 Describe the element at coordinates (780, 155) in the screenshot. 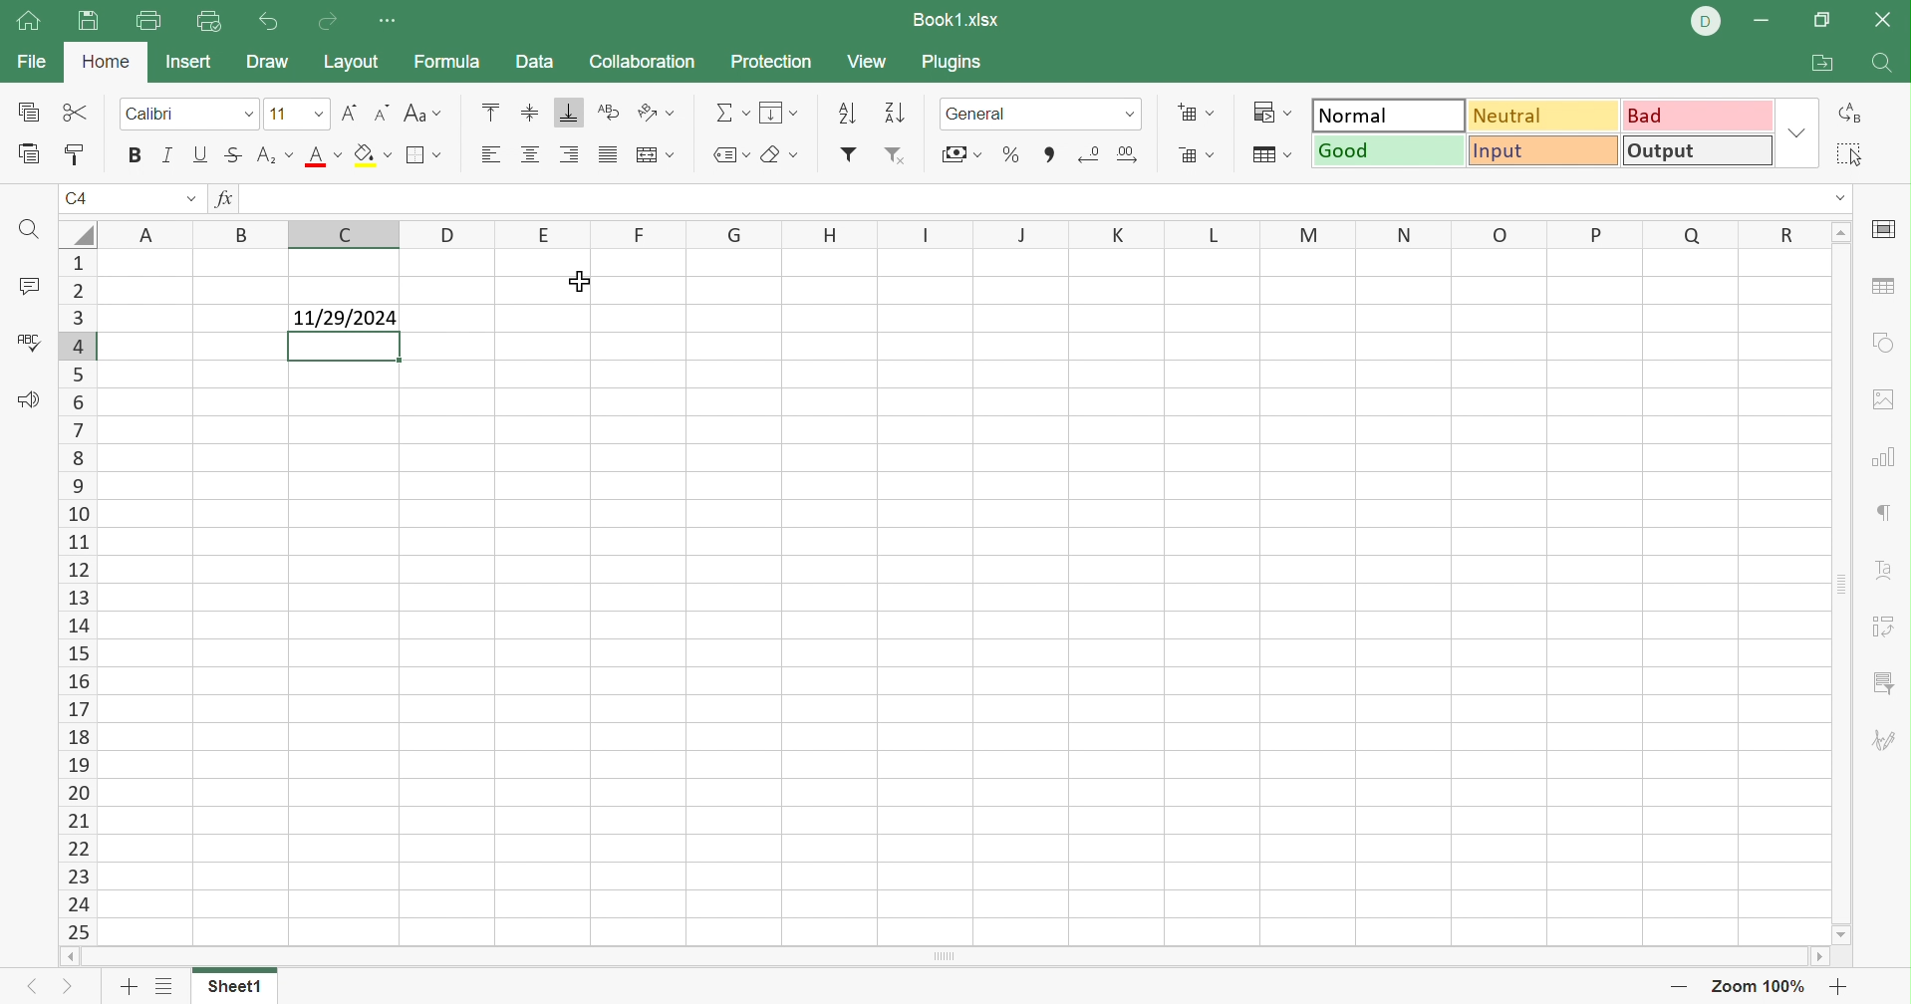

I see `Clear` at that location.